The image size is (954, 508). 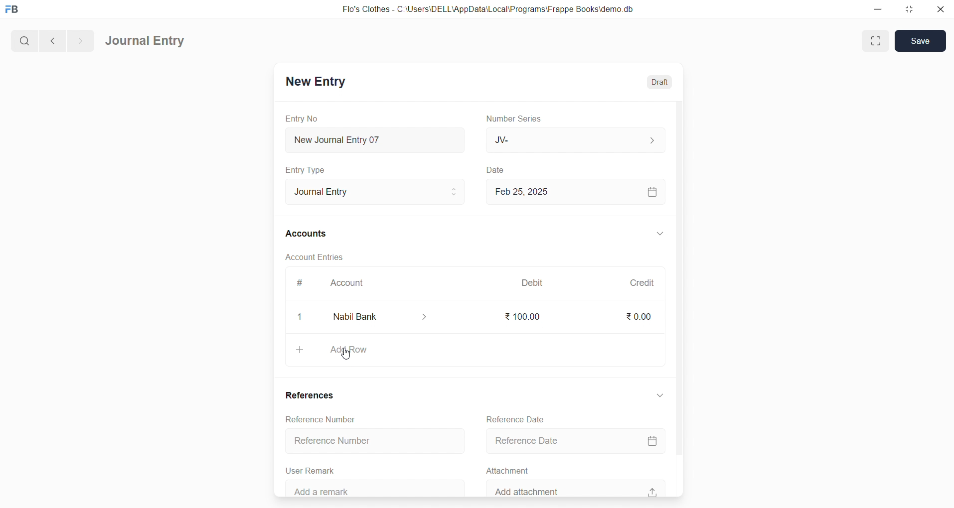 I want to click on Nabil Bank, so click(x=383, y=317).